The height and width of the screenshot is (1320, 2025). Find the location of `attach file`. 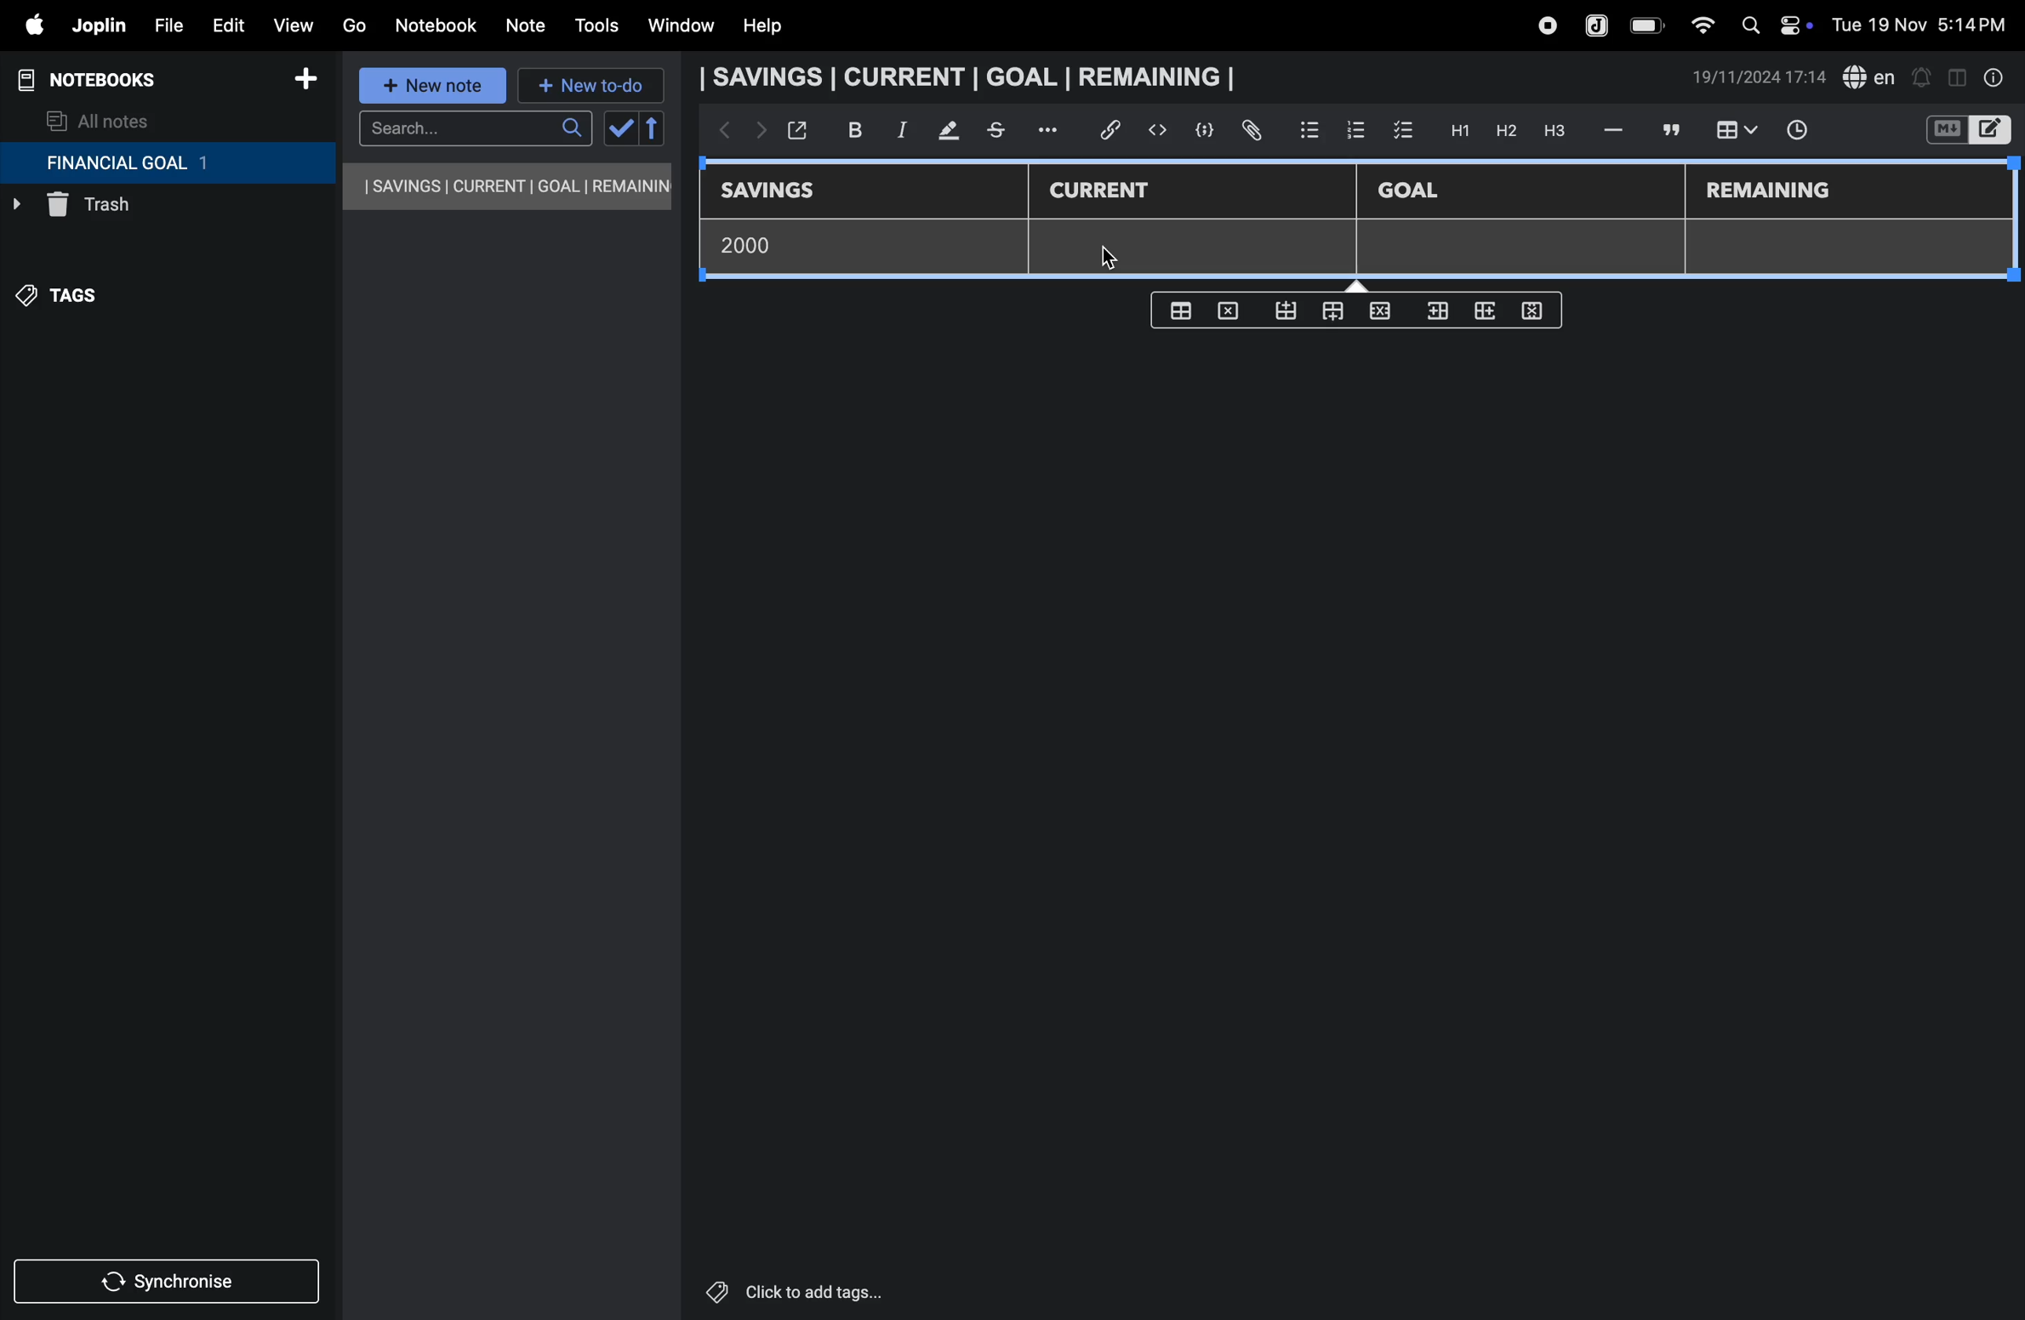

attach file is located at coordinates (1250, 131).